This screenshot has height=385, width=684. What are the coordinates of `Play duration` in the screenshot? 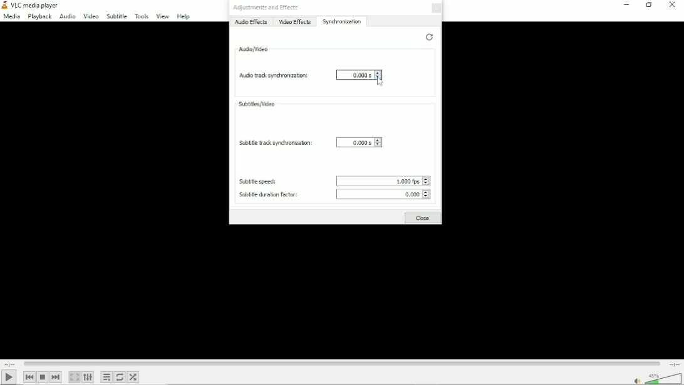 It's located at (343, 364).